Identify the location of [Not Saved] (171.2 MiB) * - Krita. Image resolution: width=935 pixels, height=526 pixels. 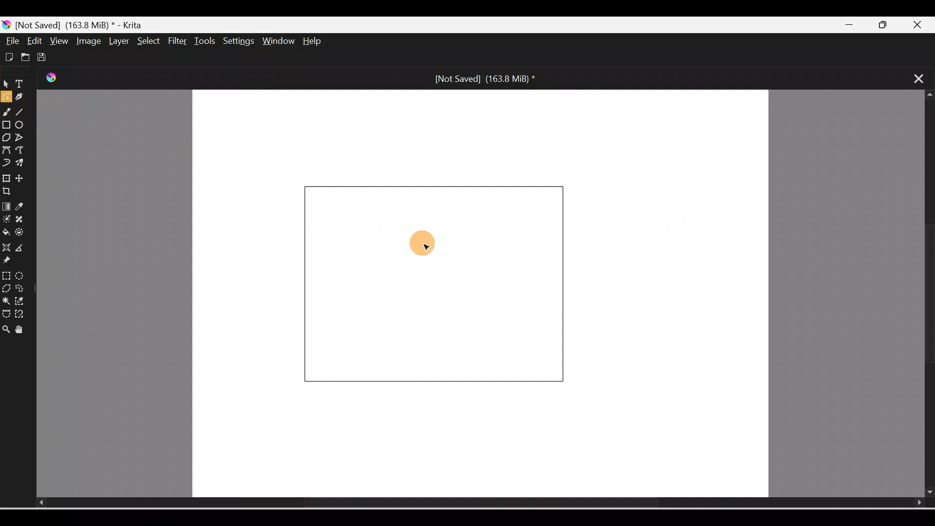
(78, 24).